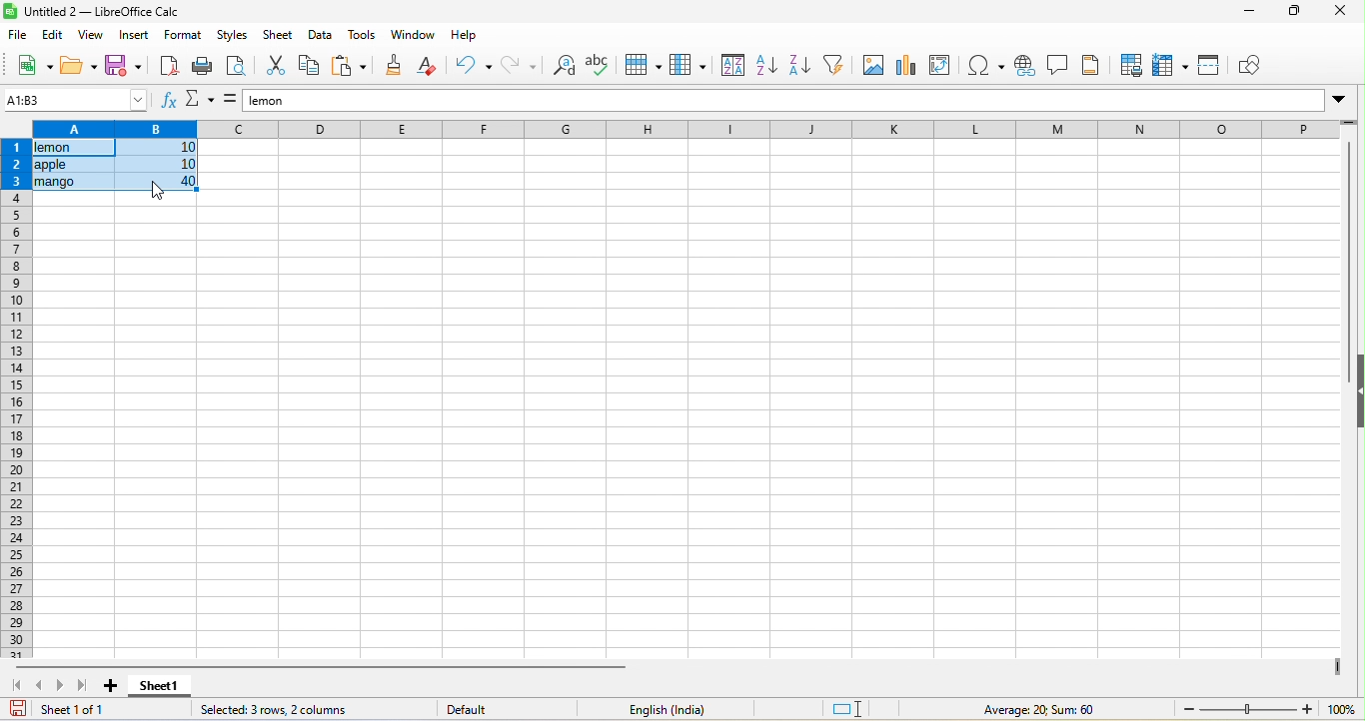 The width and height of the screenshot is (1365, 721). Describe the element at coordinates (137, 37) in the screenshot. I see `insert` at that location.